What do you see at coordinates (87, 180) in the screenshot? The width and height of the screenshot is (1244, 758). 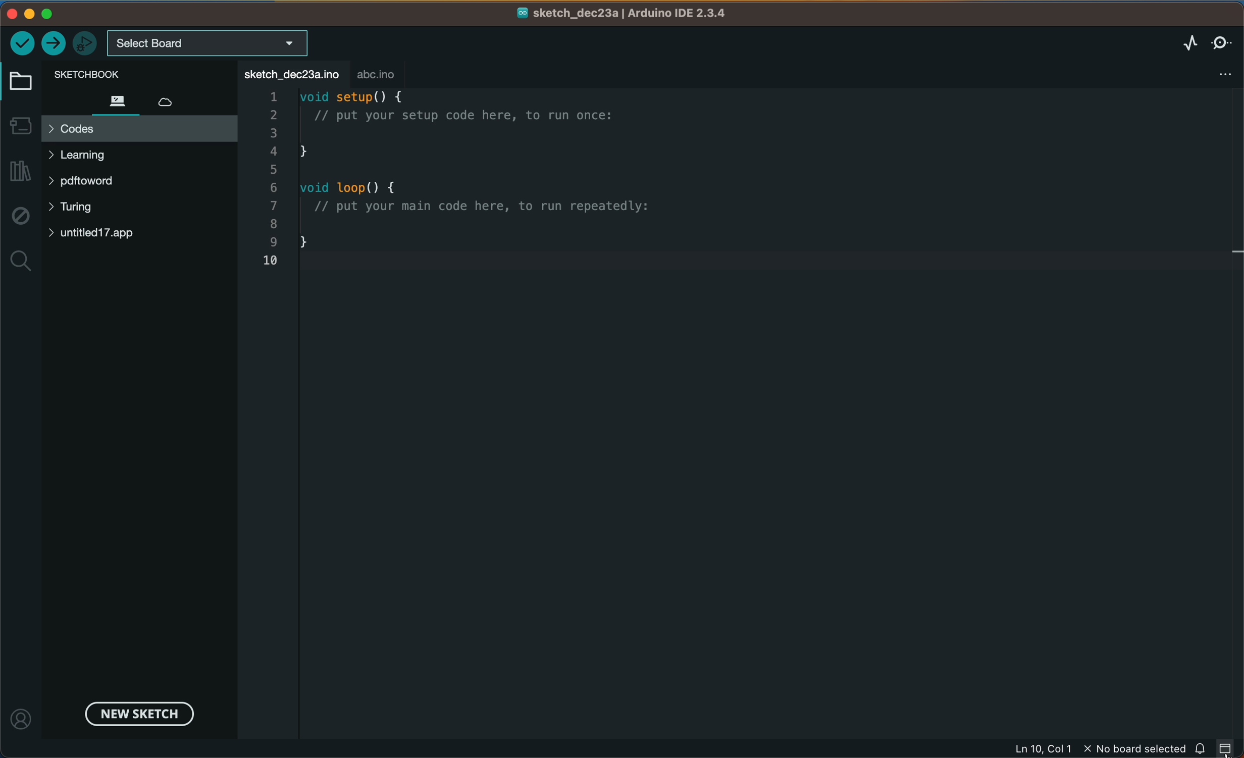 I see `pdftword` at bounding box center [87, 180].